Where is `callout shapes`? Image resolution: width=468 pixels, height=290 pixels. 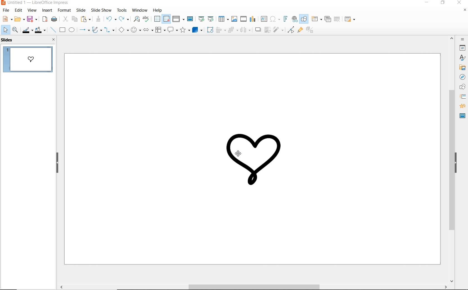 callout shapes is located at coordinates (172, 29).